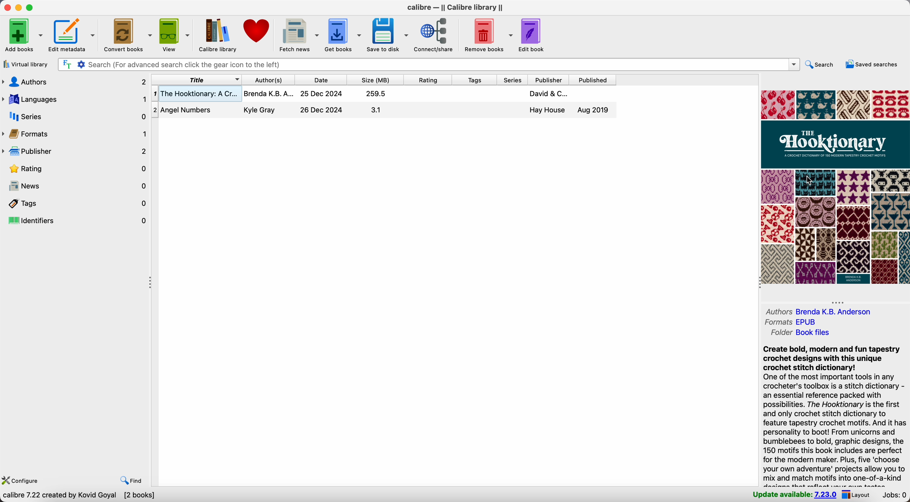  What do you see at coordinates (790, 321) in the screenshot?
I see `formats` at bounding box center [790, 321].